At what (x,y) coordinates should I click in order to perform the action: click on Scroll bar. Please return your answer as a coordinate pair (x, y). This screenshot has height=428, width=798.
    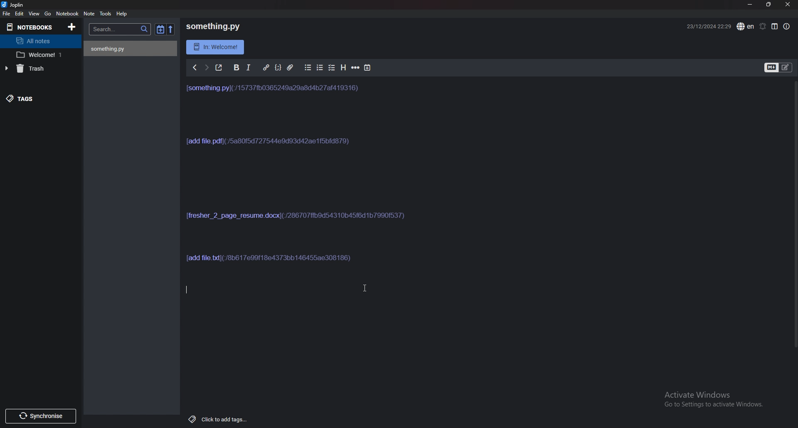
    Looking at the image, I should click on (794, 214).